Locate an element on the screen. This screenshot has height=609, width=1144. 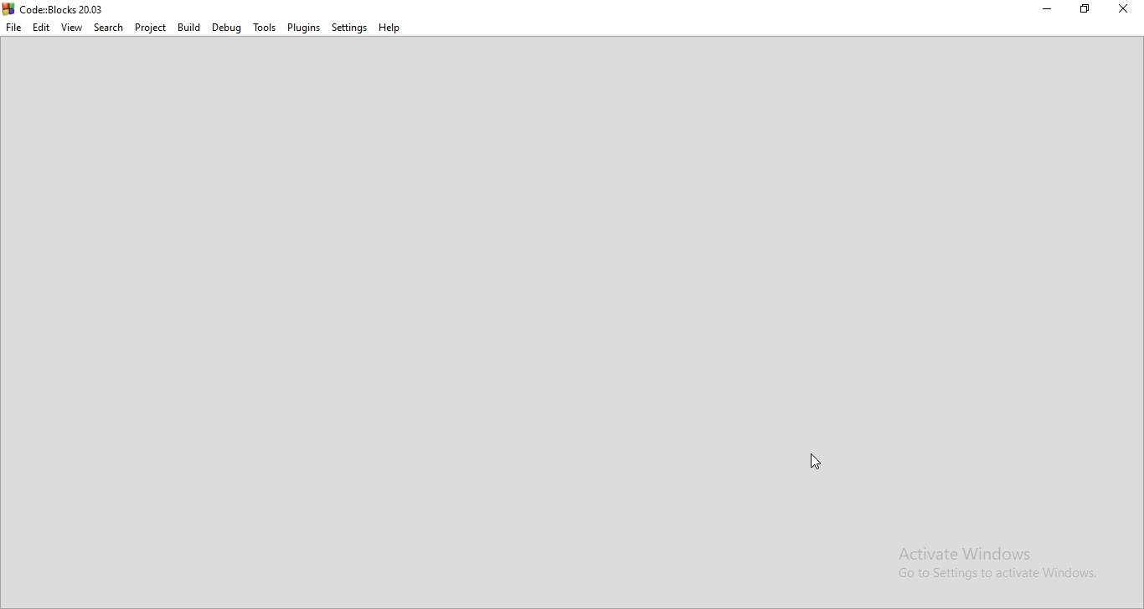
Restore is located at coordinates (1082, 9).